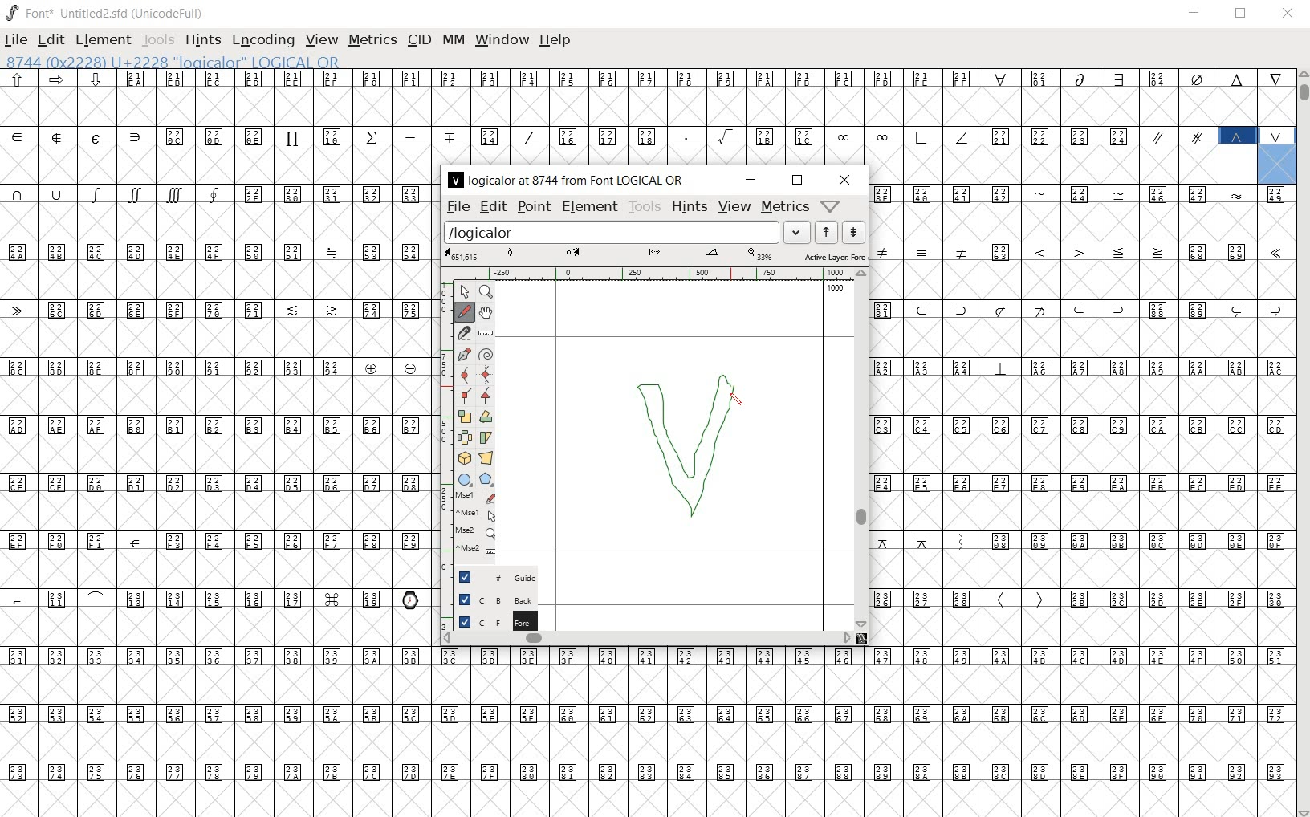 This screenshot has height=817, width=1310. I want to click on rotate the selection in 3D and project back to plane, so click(462, 459).